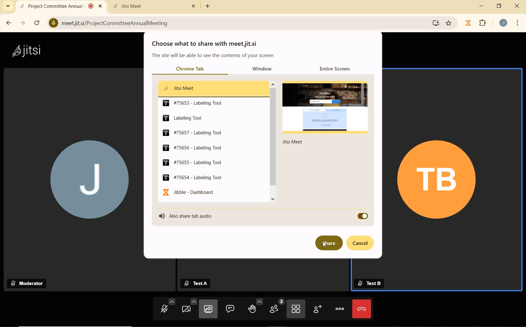 The width and height of the screenshot is (526, 327). What do you see at coordinates (230, 308) in the screenshot?
I see `OPEN CHAT` at bounding box center [230, 308].